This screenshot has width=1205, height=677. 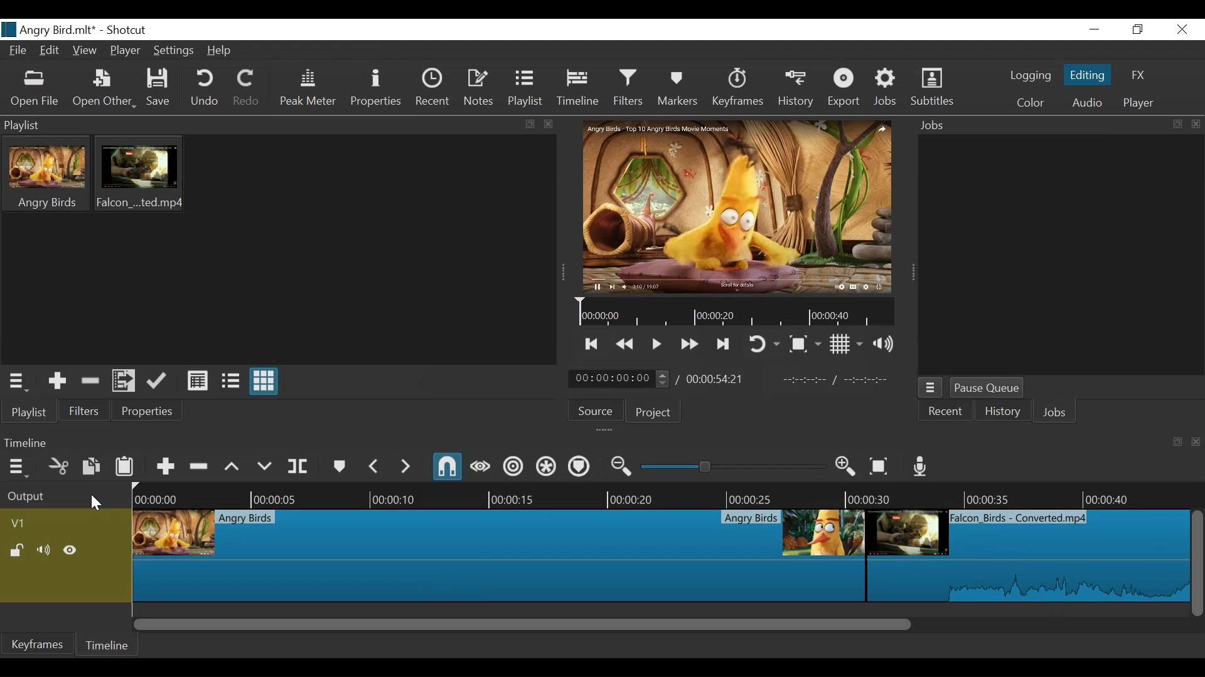 I want to click on Player, so click(x=126, y=51).